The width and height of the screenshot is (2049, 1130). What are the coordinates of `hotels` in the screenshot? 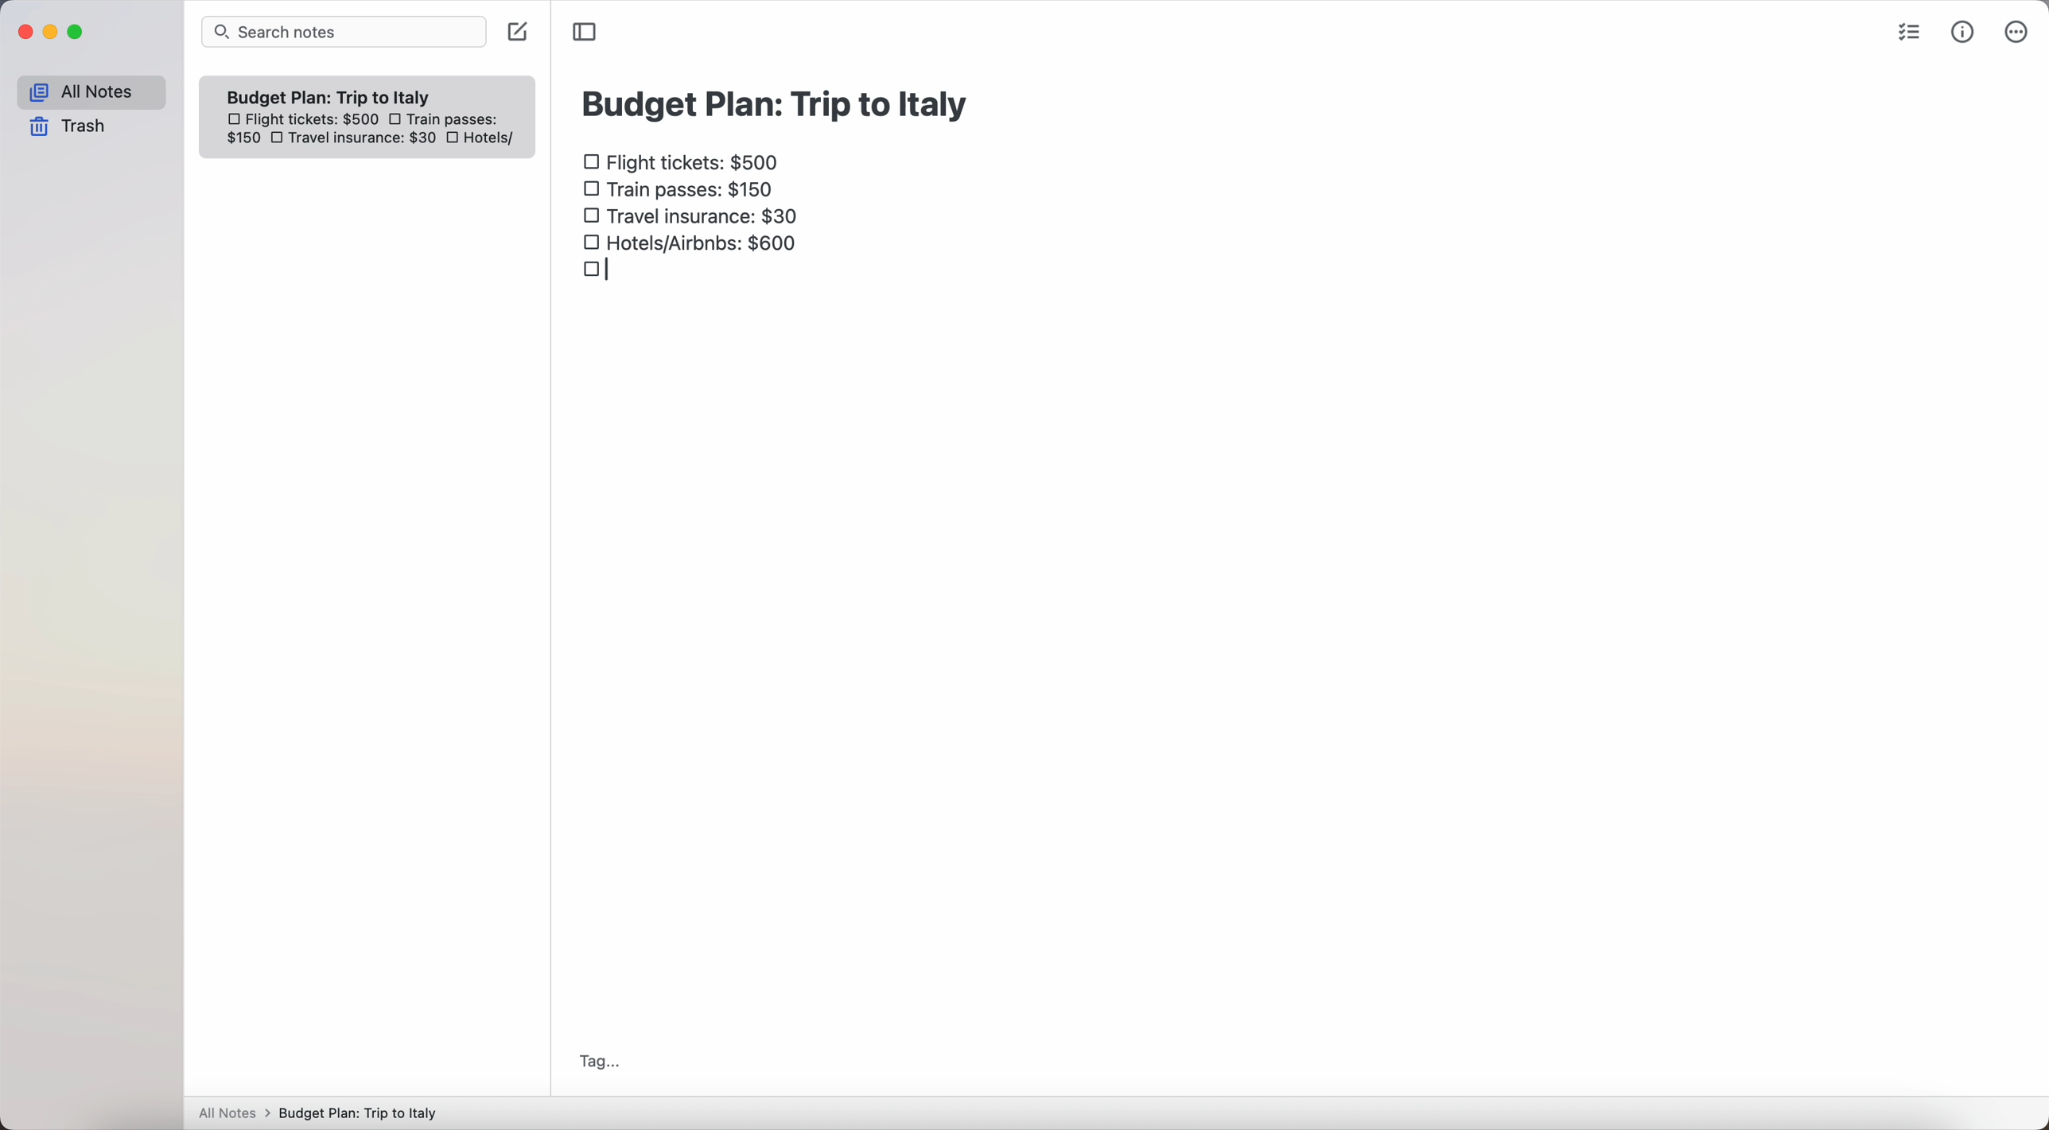 It's located at (497, 139).